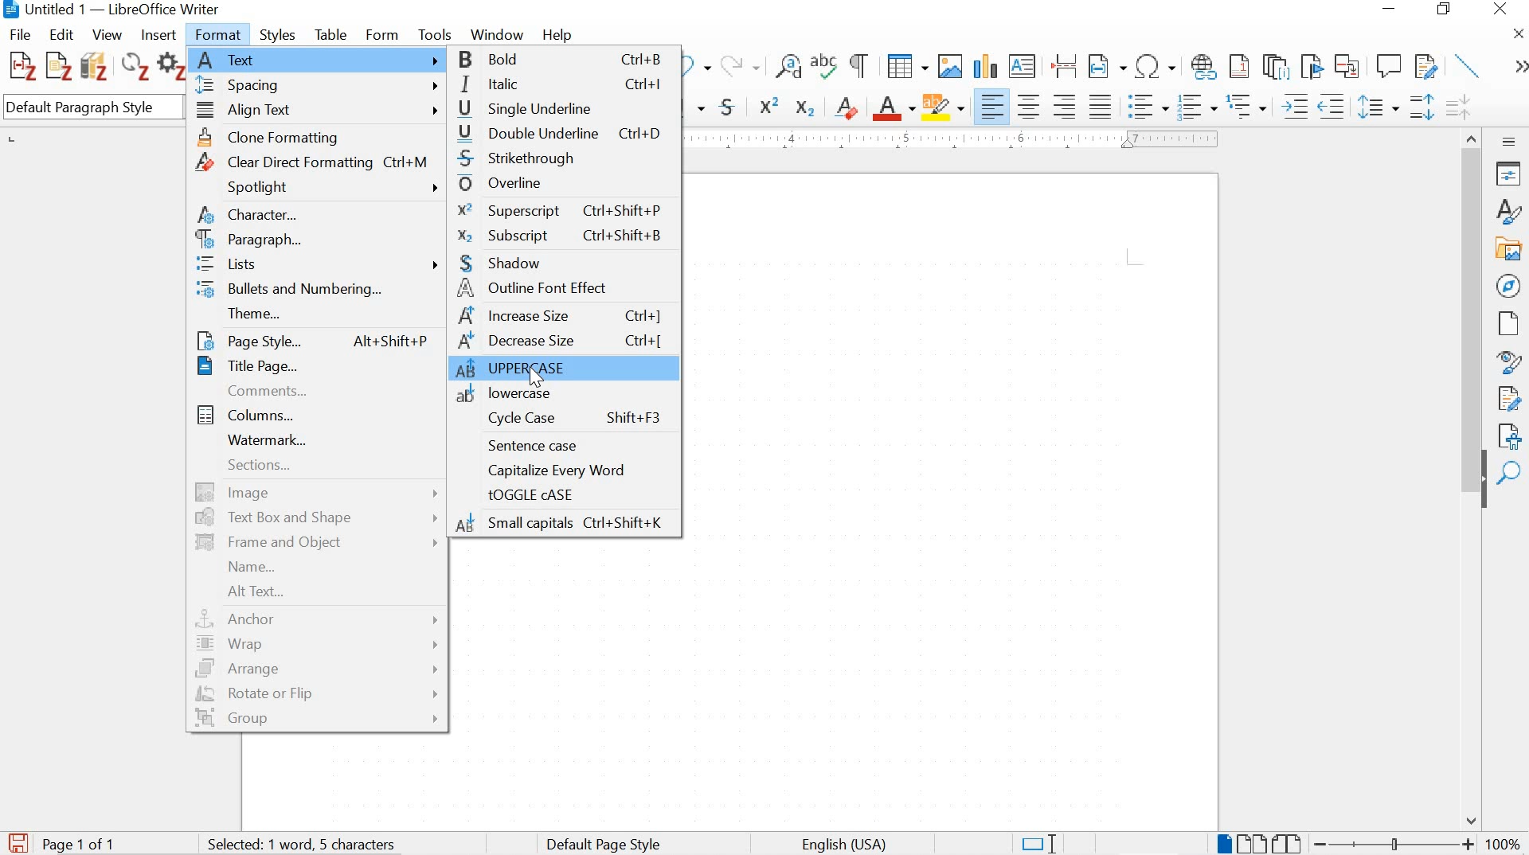 This screenshot has width=1529, height=855. I want to click on insert line, so click(1468, 65).